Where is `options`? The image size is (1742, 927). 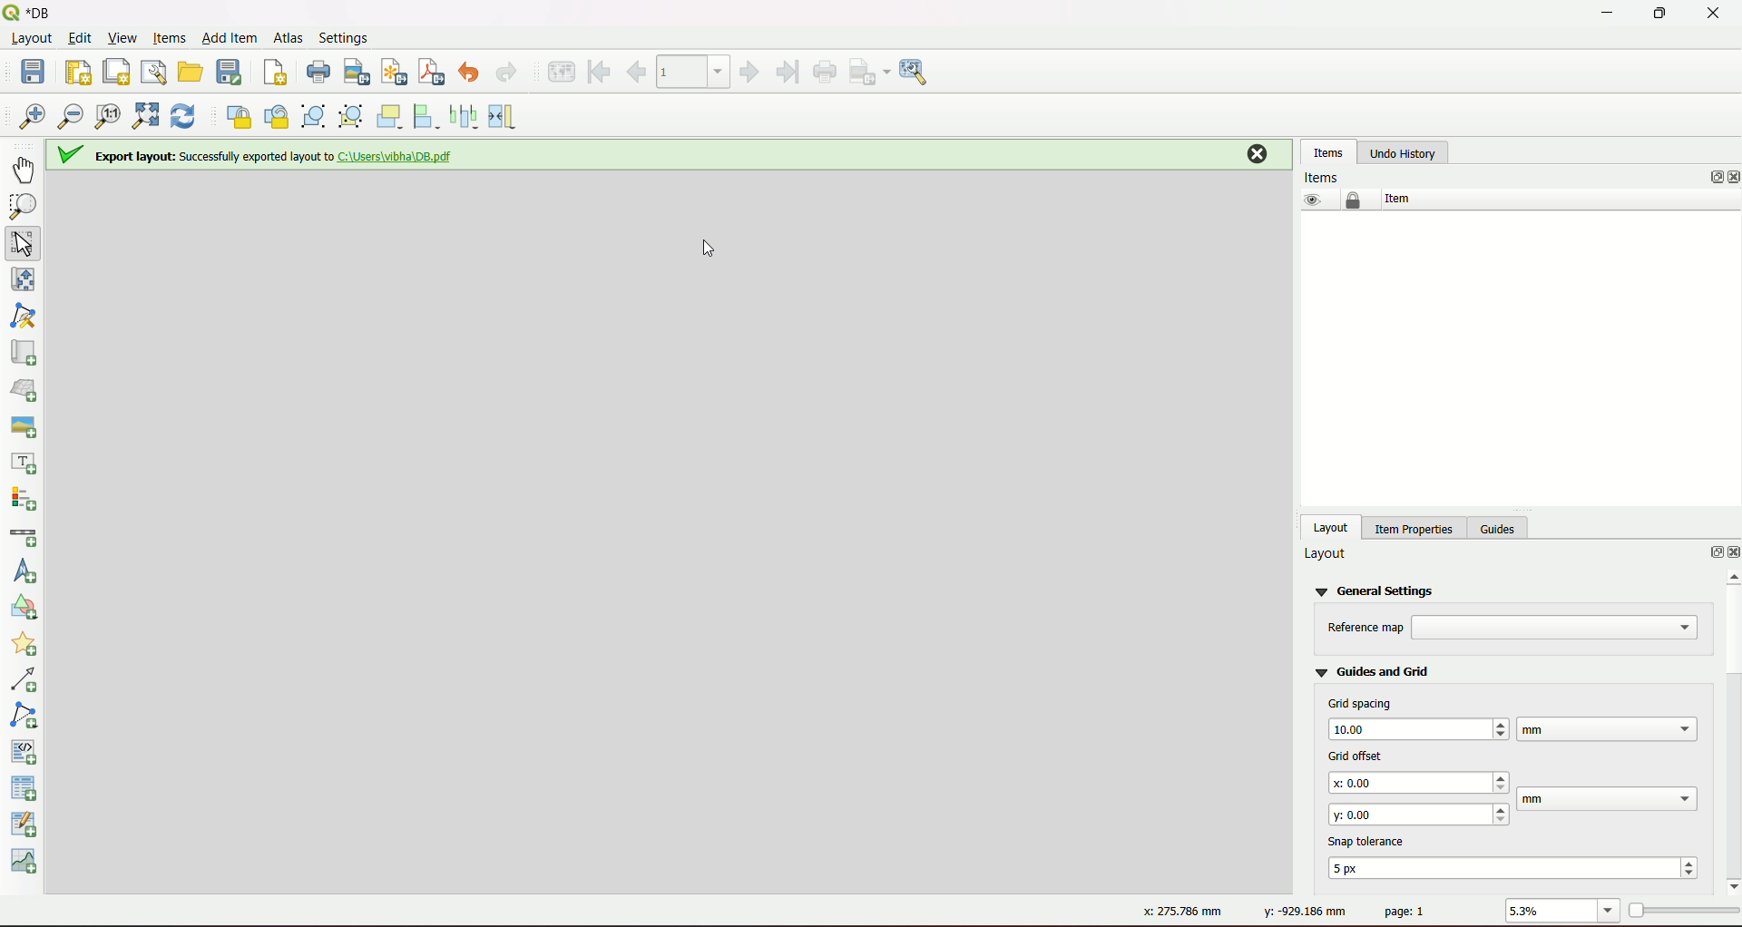
options is located at coordinates (1717, 178).